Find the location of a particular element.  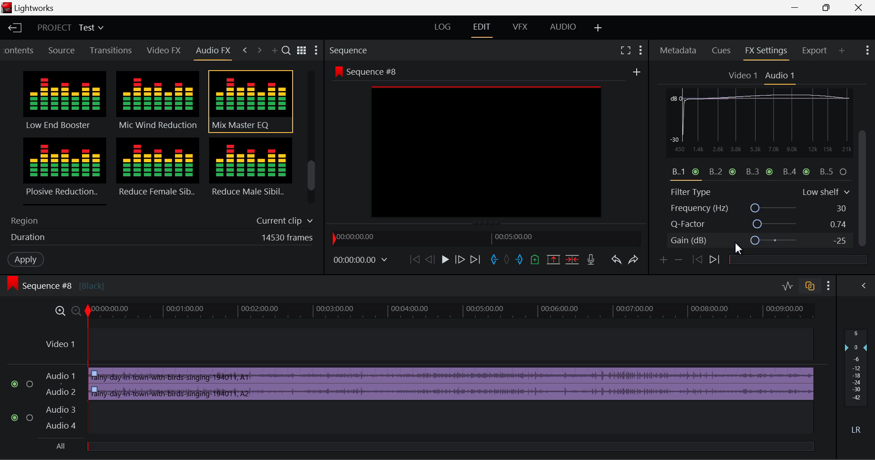

Delete/Cut is located at coordinates (574, 260).